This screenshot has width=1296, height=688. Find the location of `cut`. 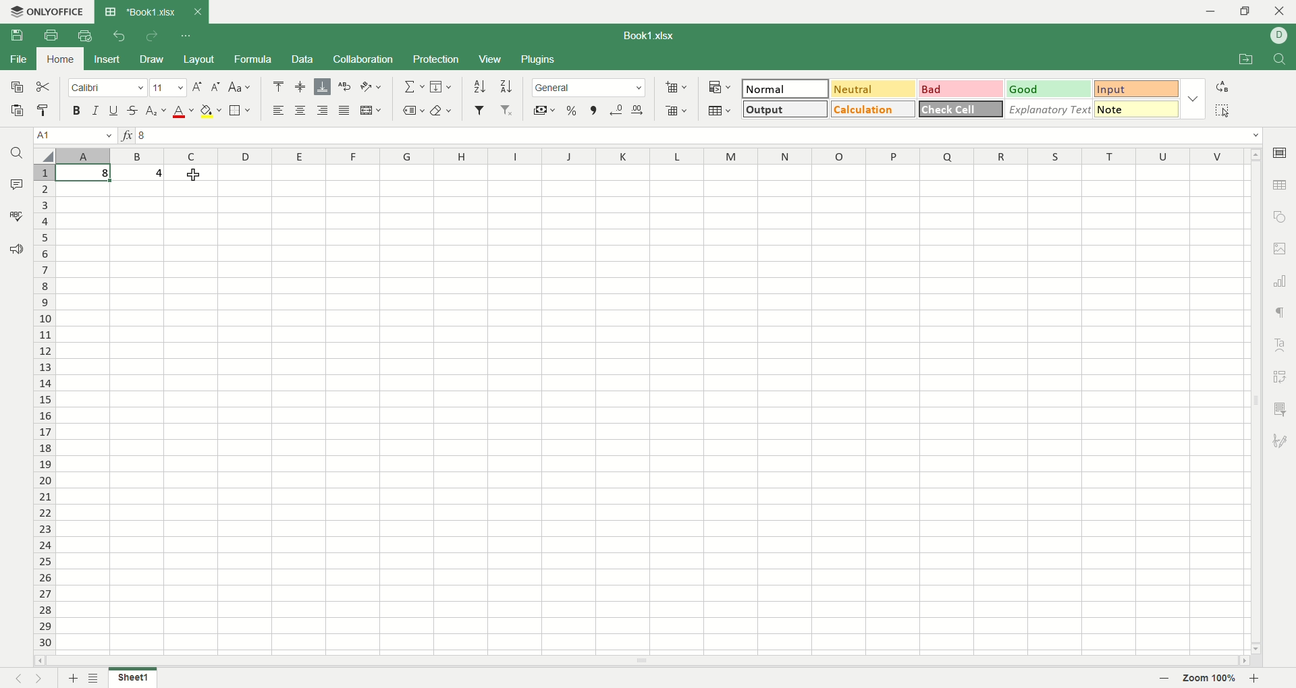

cut is located at coordinates (44, 88).